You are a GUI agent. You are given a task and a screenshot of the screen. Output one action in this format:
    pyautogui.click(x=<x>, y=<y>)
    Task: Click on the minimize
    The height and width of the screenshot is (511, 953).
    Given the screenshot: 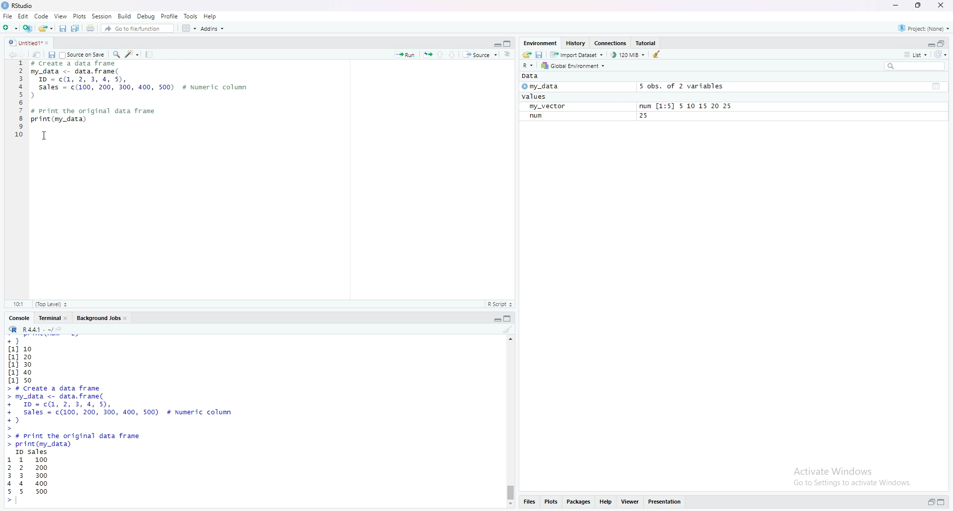 What is the action you would take?
    pyautogui.click(x=897, y=6)
    